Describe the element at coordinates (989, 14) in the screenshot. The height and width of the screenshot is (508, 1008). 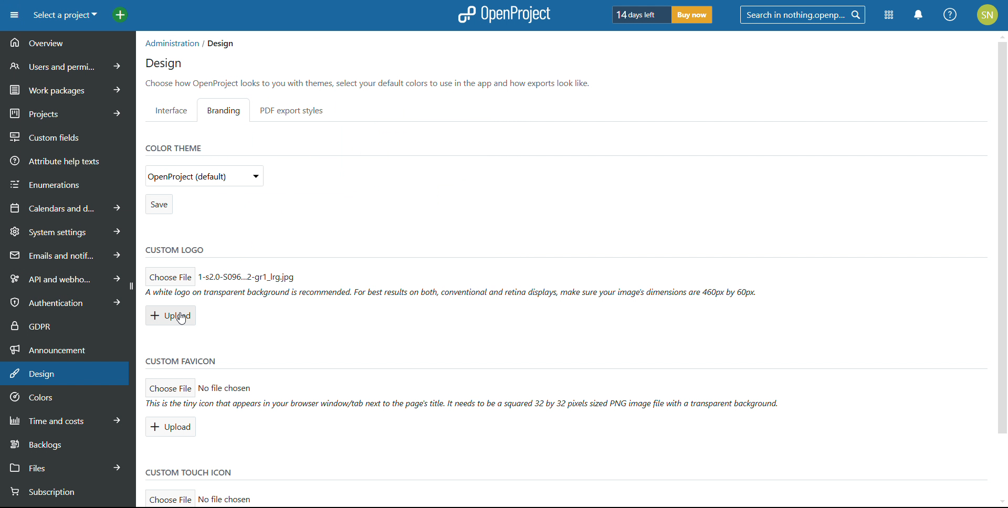
I see `SN` at that location.